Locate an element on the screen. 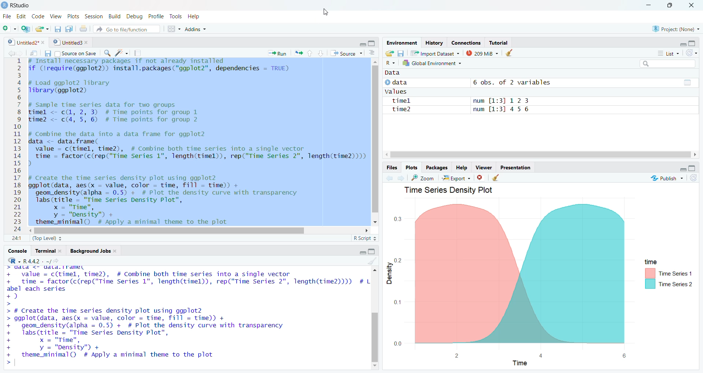 This screenshot has height=373, width=703. Go is located at coordinates (60, 262).